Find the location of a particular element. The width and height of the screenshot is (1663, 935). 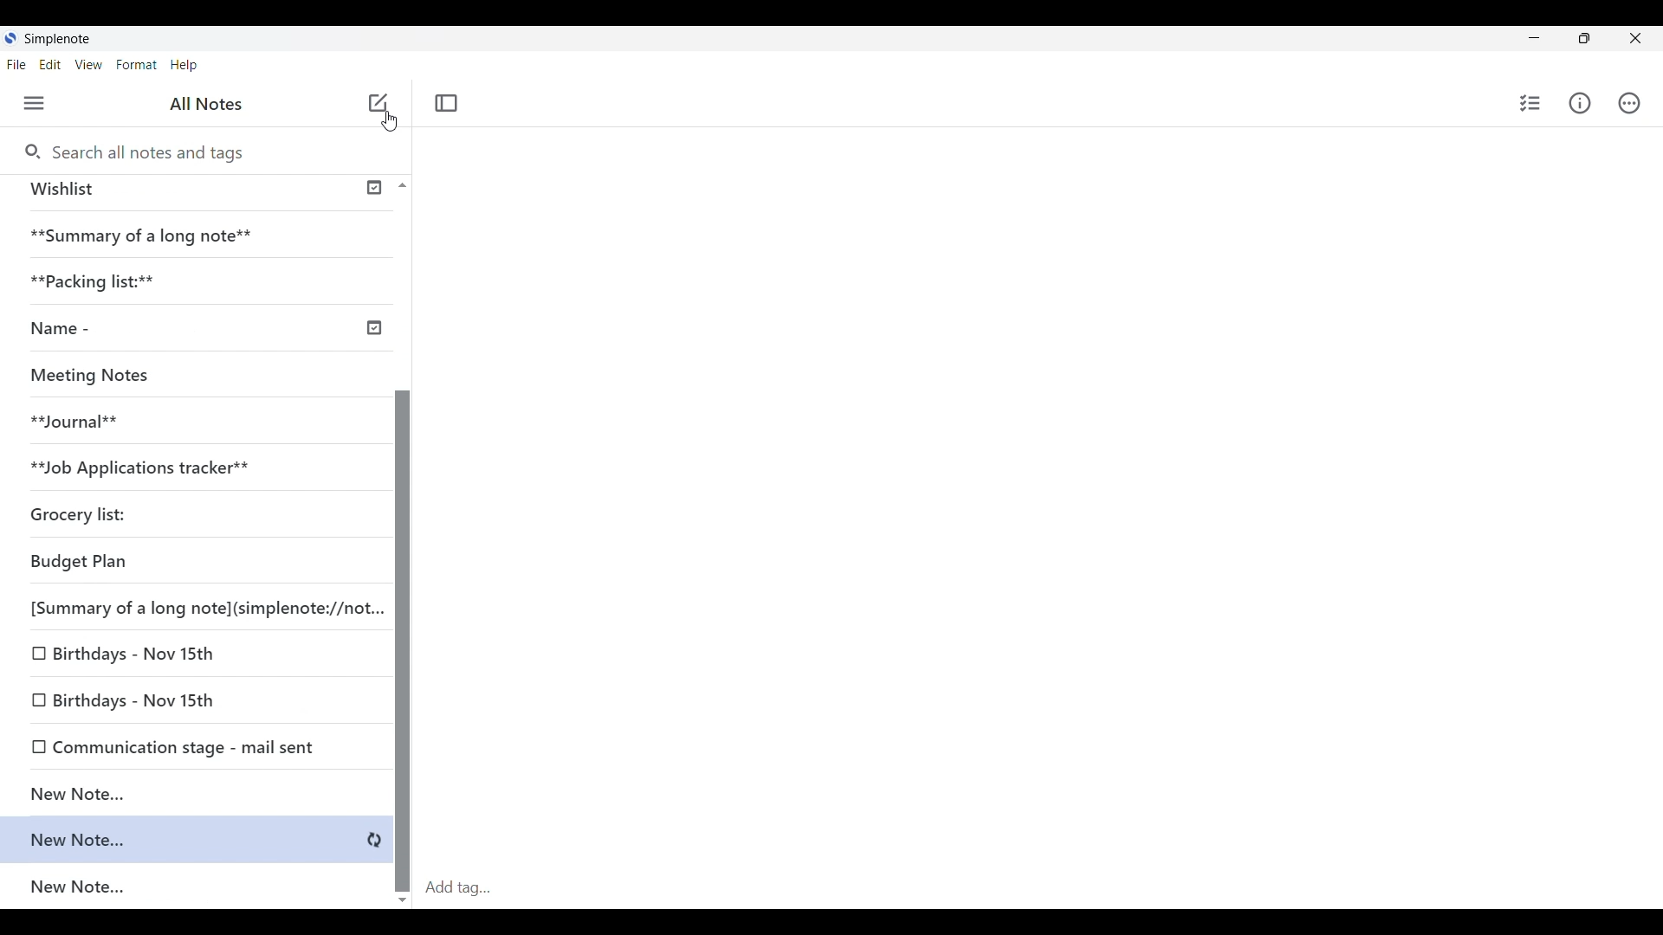

restore is located at coordinates (1599, 41).